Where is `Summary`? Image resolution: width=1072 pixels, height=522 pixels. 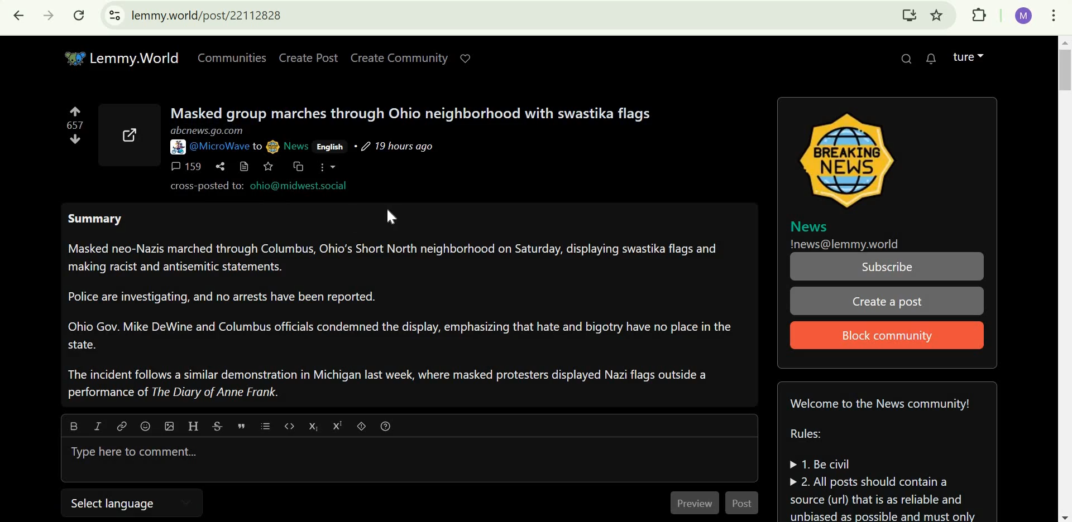
Summary is located at coordinates (403, 310).